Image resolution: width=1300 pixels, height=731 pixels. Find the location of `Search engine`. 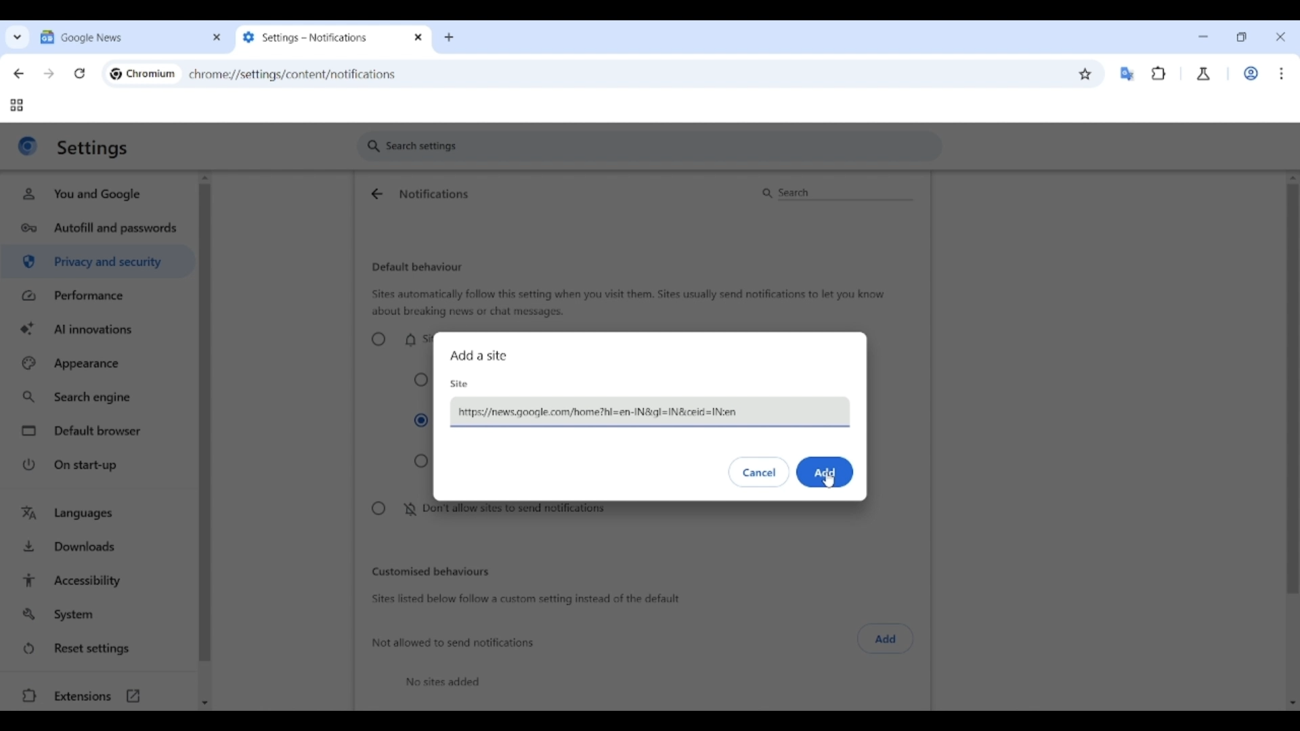

Search engine is located at coordinates (99, 397).